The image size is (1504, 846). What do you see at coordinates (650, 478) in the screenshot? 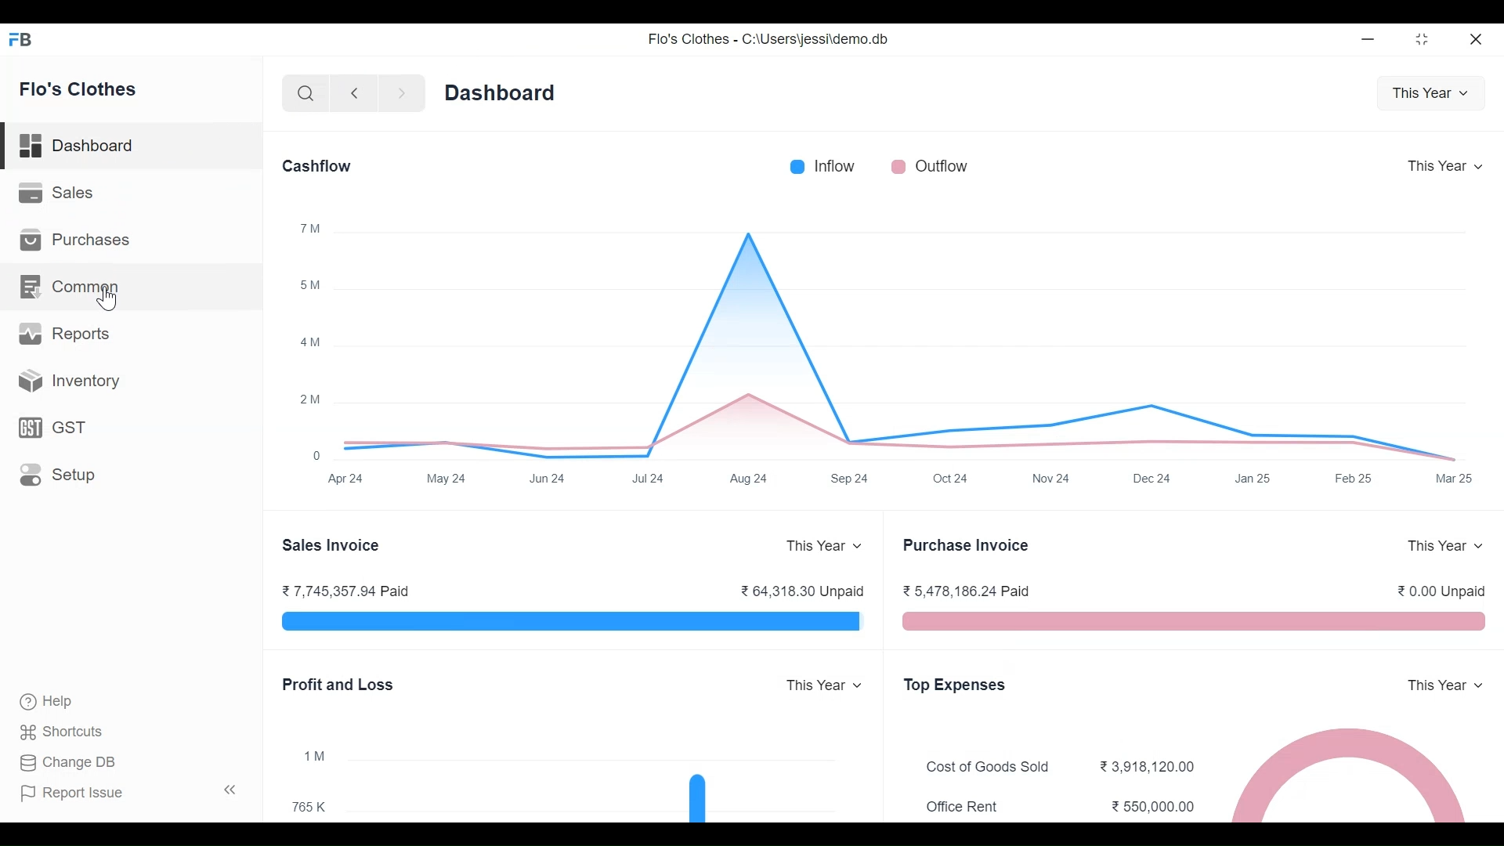
I see `Jul 24` at bounding box center [650, 478].